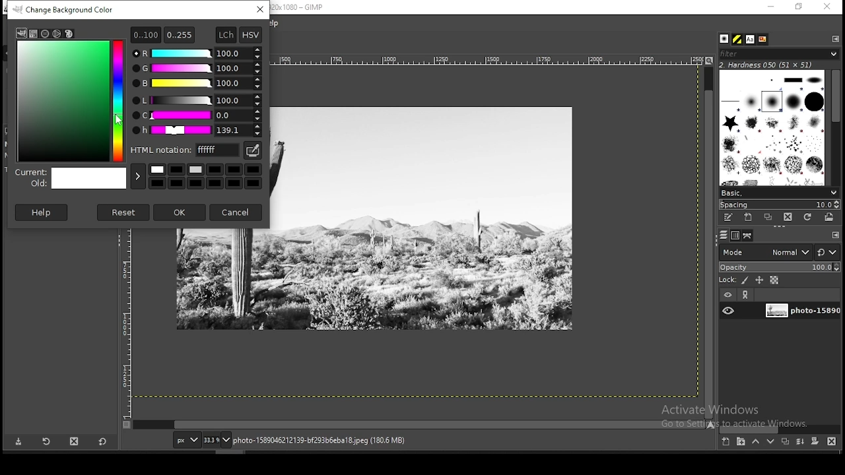 This screenshot has width=845, height=475. What do you see at coordinates (145, 34) in the screenshot?
I see `0..100` at bounding box center [145, 34].